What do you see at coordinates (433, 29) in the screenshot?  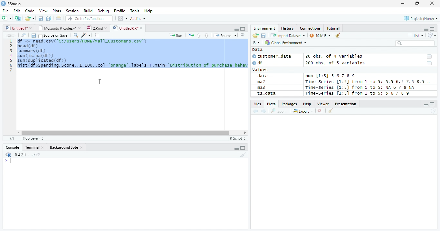 I see `Maximize` at bounding box center [433, 29].